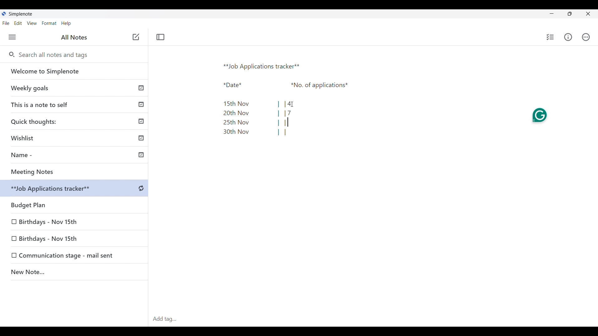  What do you see at coordinates (75, 104) in the screenshot?
I see `This is a note to self` at bounding box center [75, 104].